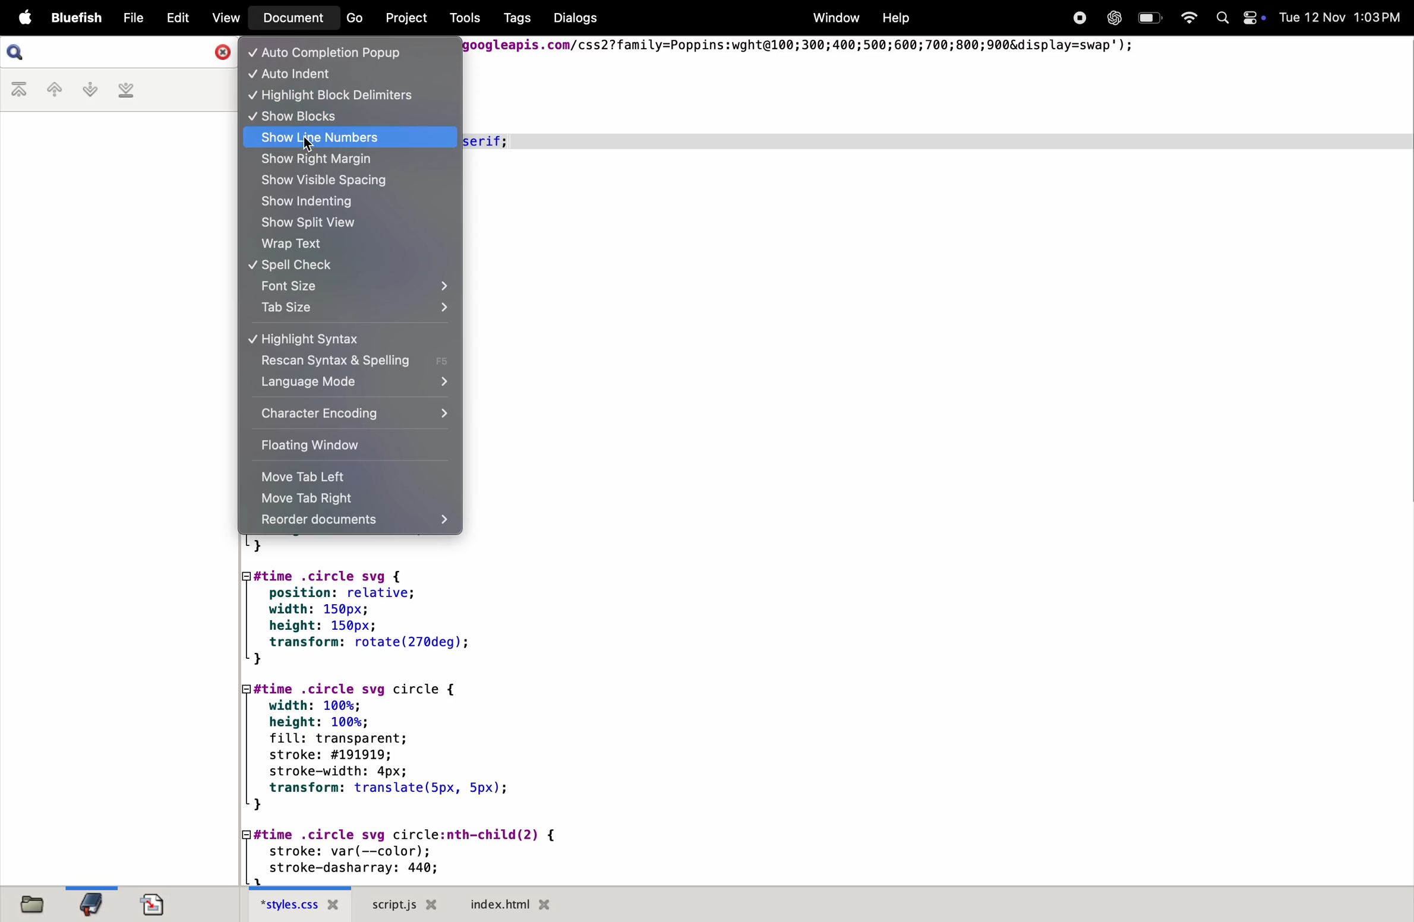  I want to click on Edit, so click(173, 18).